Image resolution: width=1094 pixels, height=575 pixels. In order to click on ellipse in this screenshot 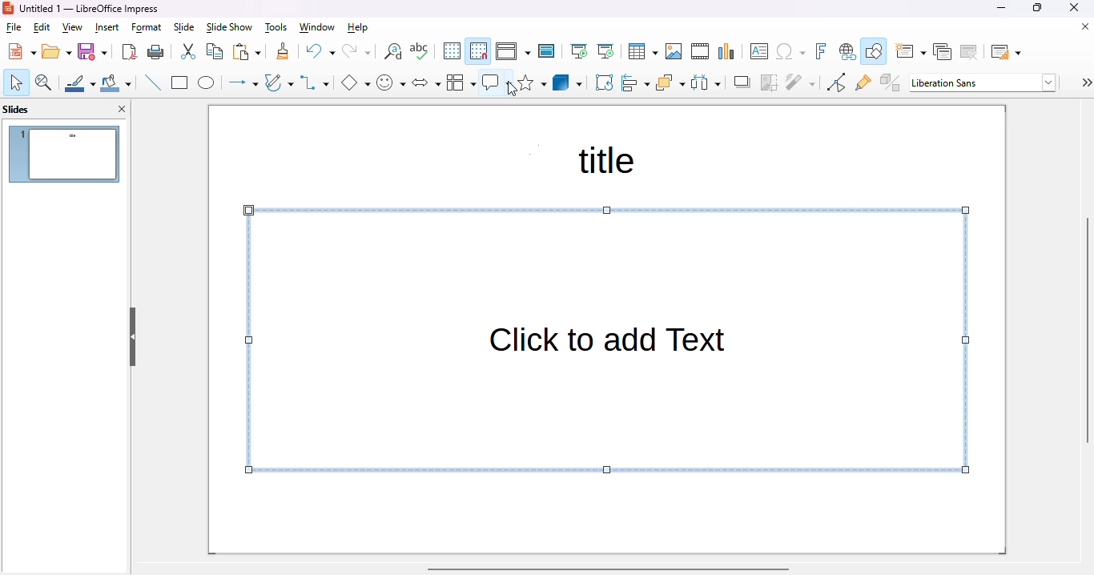, I will do `click(207, 83)`.